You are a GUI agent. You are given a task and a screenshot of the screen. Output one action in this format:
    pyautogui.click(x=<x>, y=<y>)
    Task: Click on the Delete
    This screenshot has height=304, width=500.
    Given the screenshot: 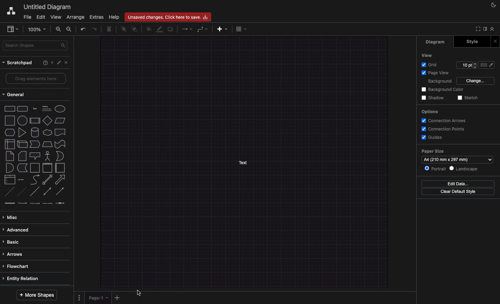 What is the action you would take?
    pyautogui.click(x=111, y=29)
    